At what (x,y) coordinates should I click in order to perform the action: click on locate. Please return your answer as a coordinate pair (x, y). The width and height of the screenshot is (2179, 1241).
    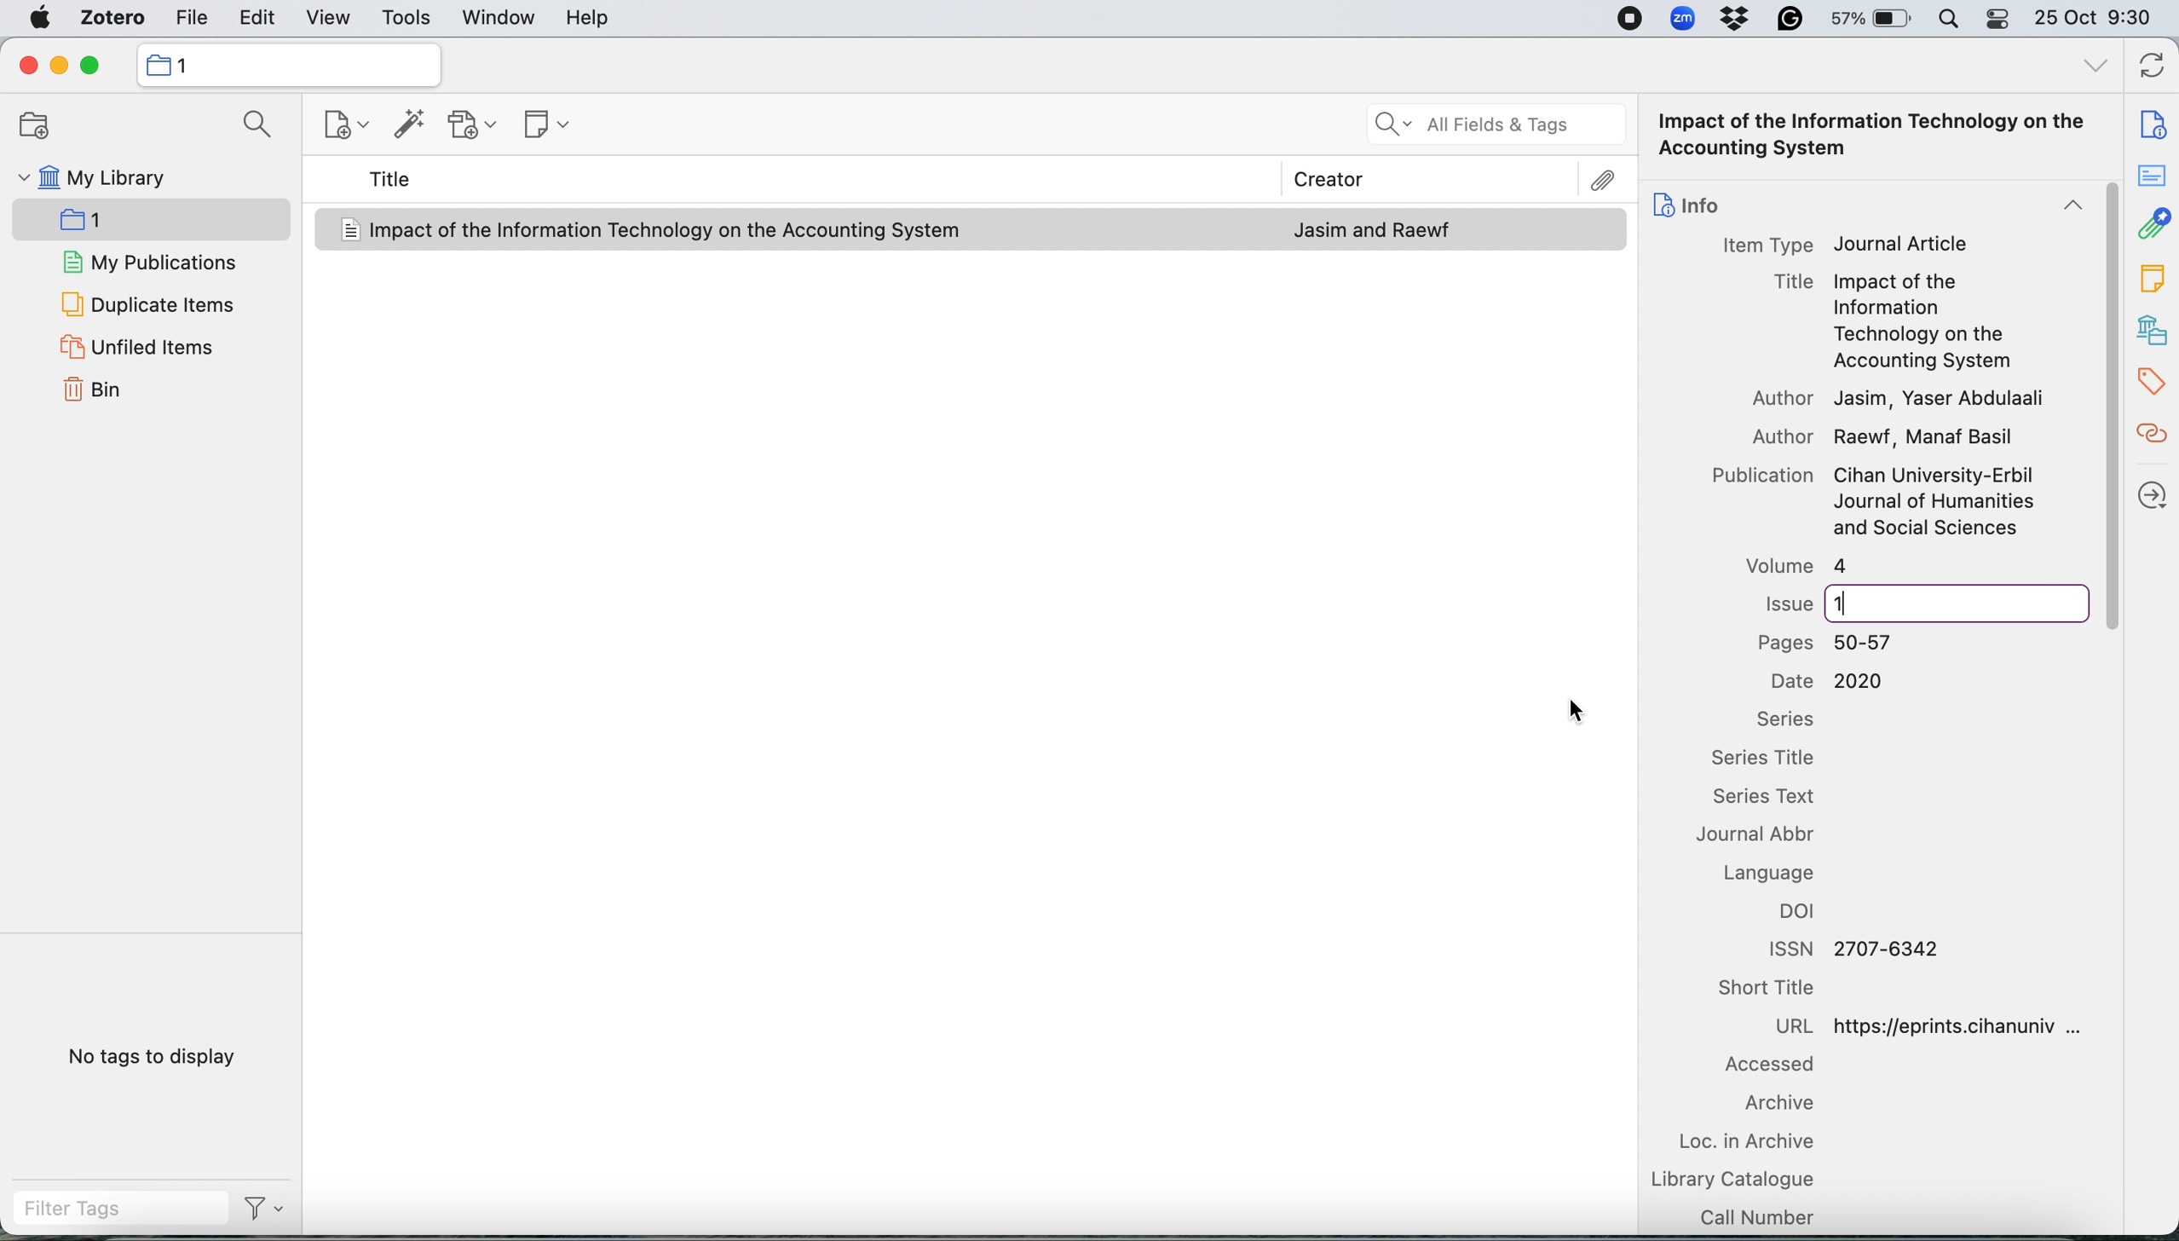
    Looking at the image, I should click on (2150, 493).